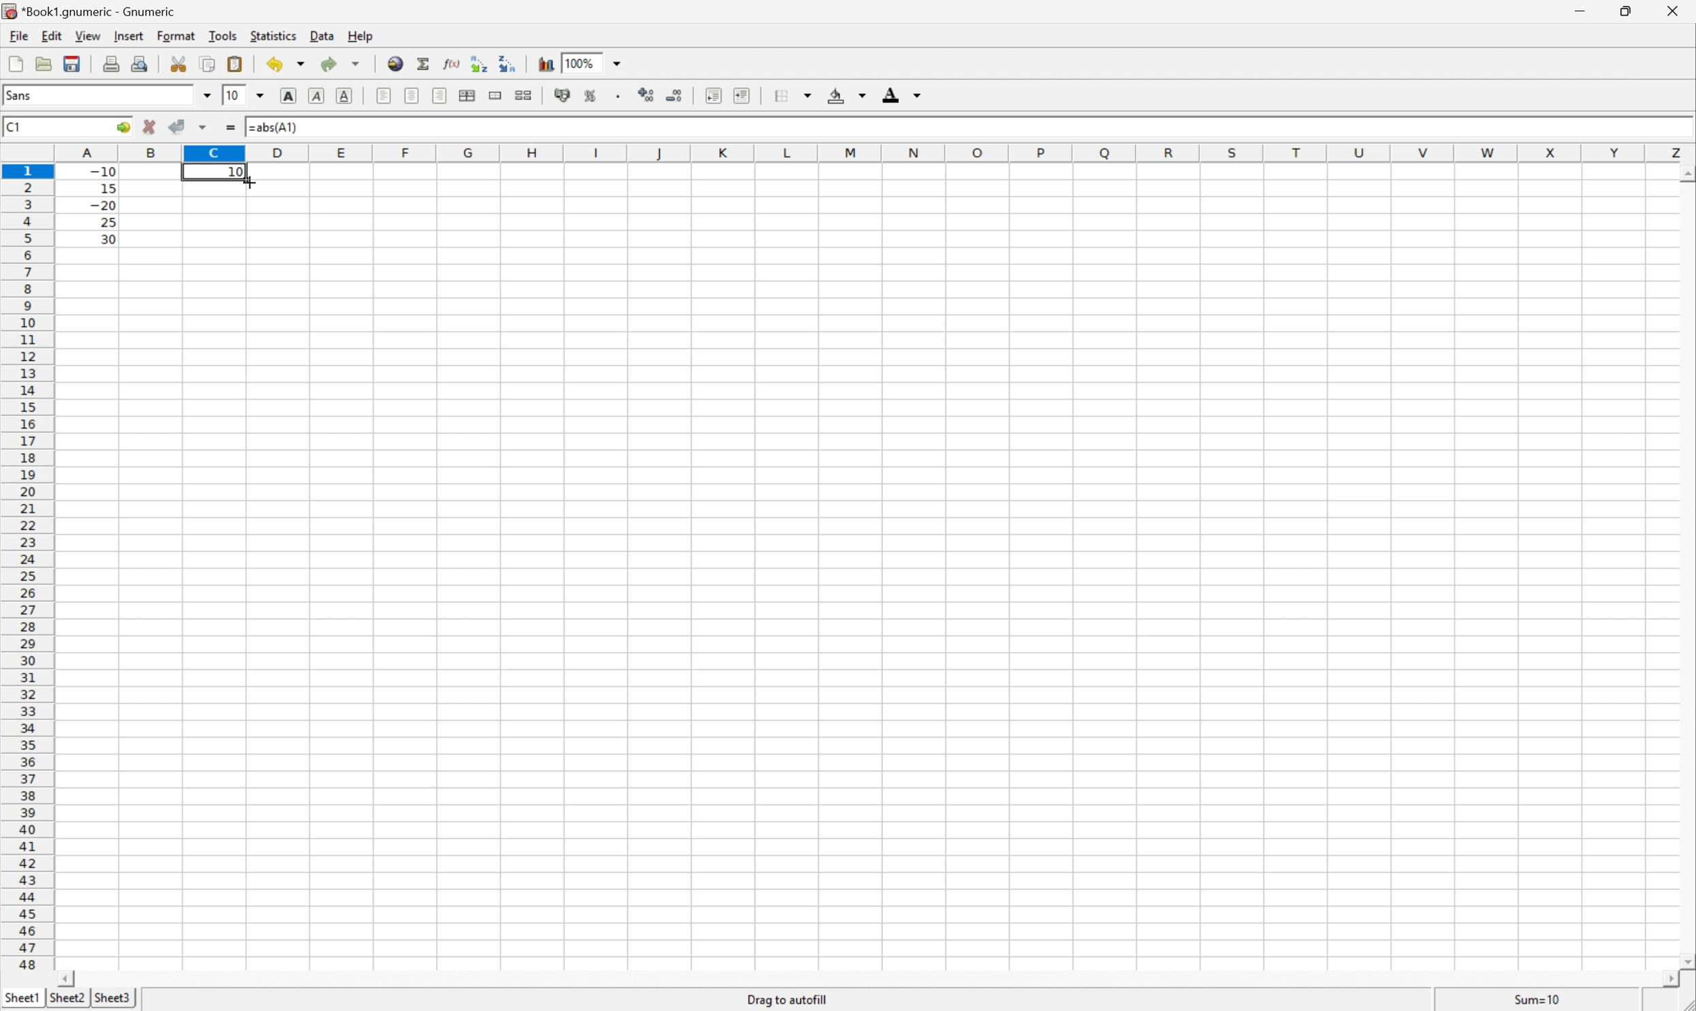 The height and width of the screenshot is (1011, 1696). What do you see at coordinates (285, 94) in the screenshot?
I see `bold` at bounding box center [285, 94].